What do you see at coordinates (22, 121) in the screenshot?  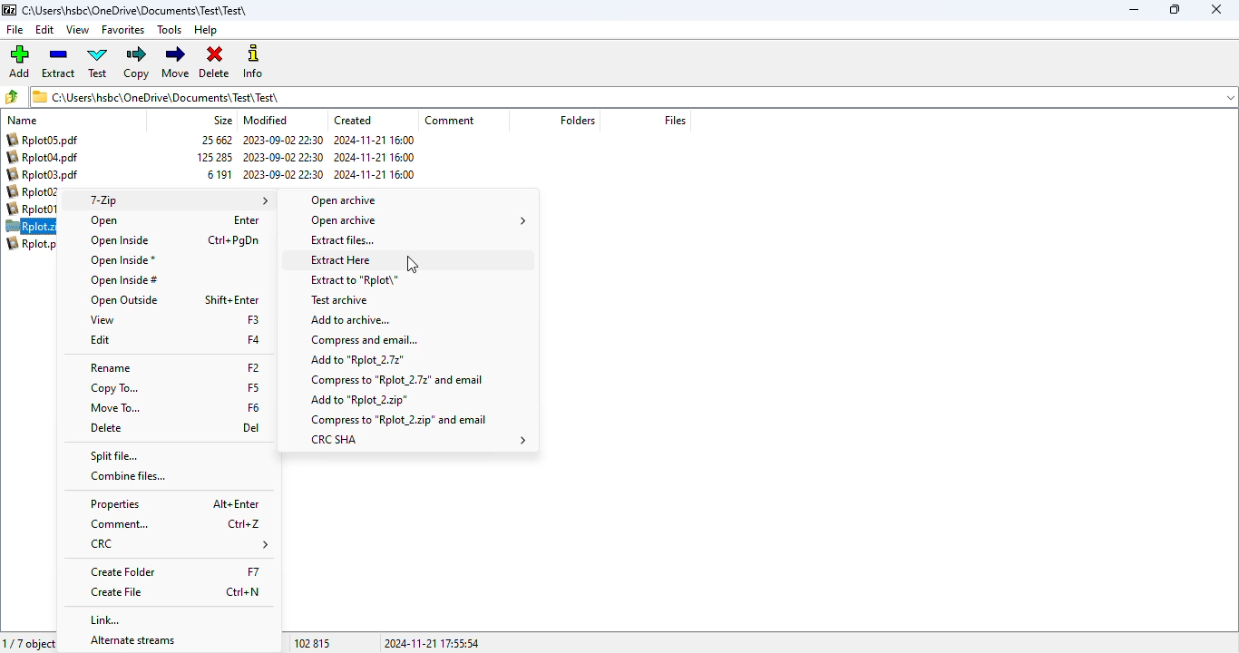 I see `name` at bounding box center [22, 121].